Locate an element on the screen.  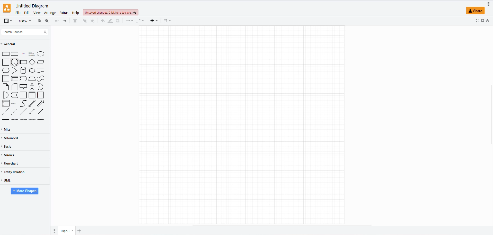
INSERT is located at coordinates (153, 21).